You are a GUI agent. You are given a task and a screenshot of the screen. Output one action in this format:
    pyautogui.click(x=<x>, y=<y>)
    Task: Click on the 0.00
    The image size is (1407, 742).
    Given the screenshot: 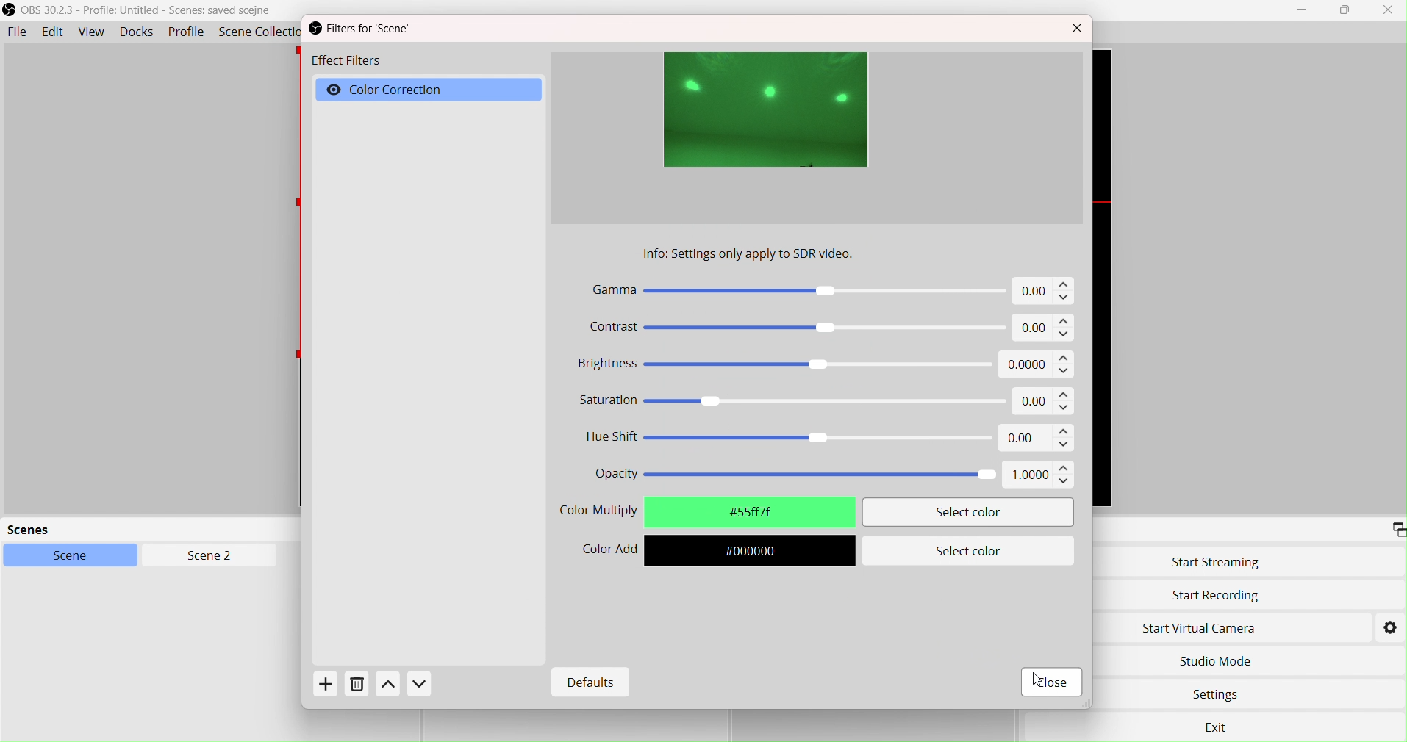 What is the action you would take?
    pyautogui.click(x=1045, y=402)
    